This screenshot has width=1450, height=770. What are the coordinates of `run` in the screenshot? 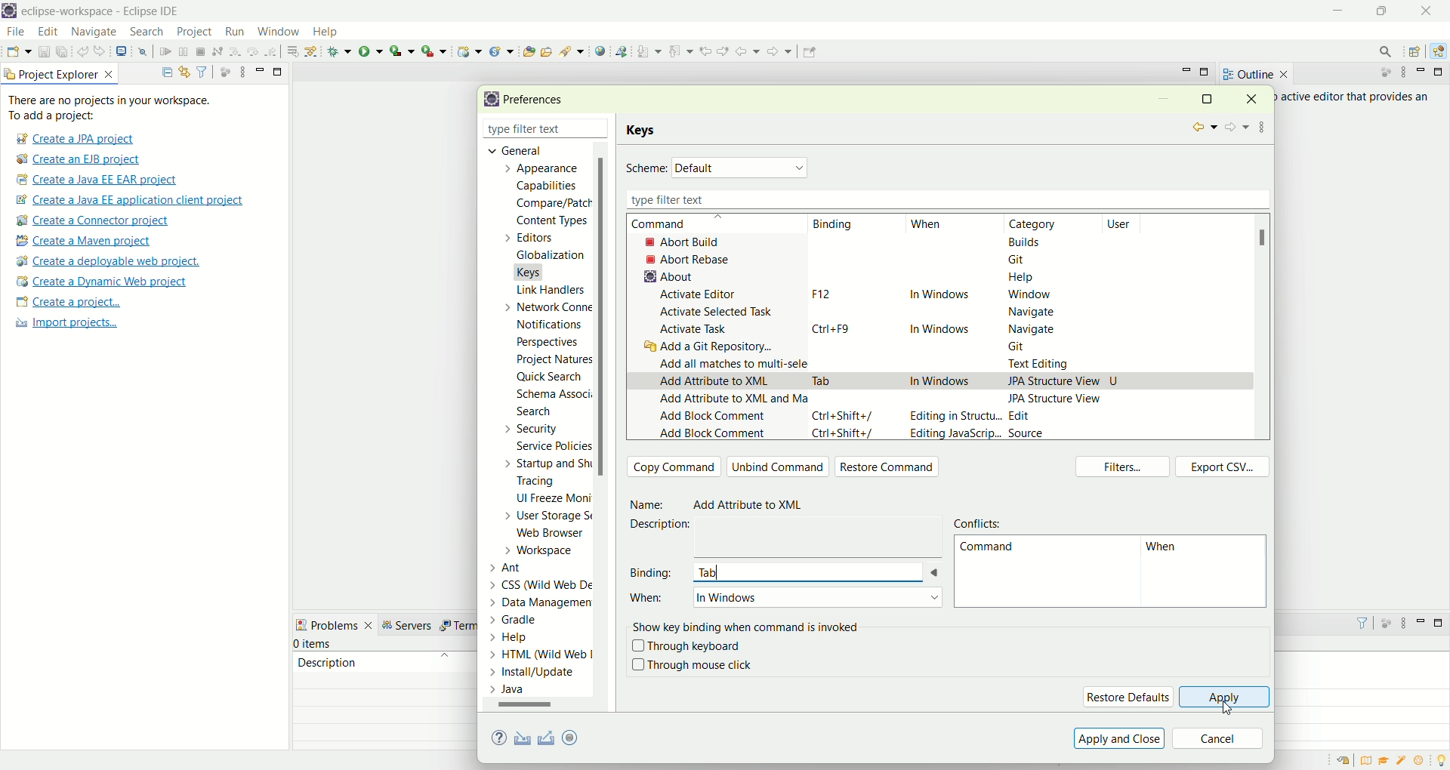 It's located at (371, 51).